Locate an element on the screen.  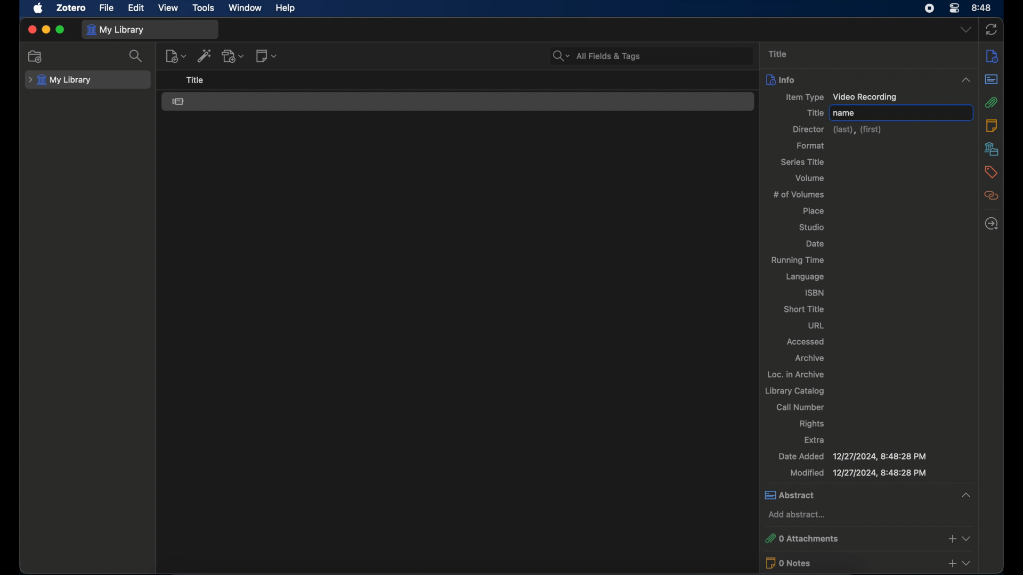
my library is located at coordinates (61, 80).